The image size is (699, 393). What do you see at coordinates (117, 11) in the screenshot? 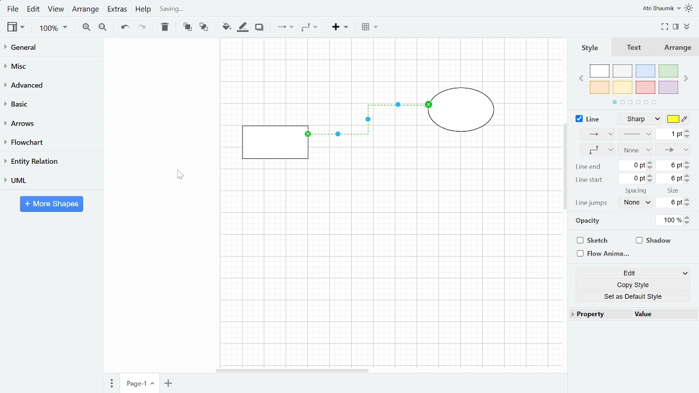
I see `Extras` at bounding box center [117, 11].